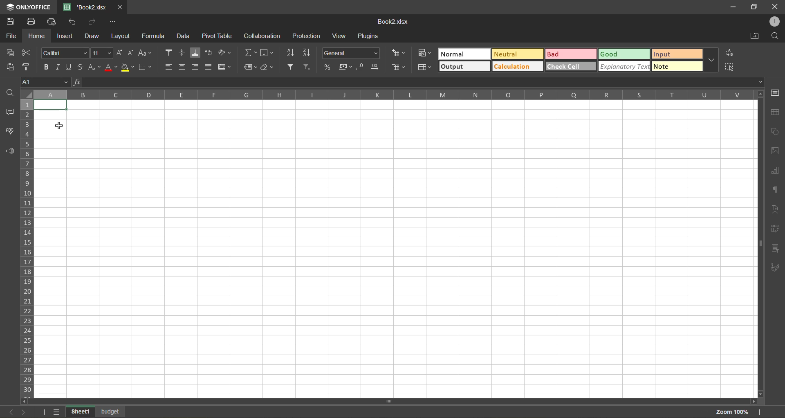 The height and width of the screenshot is (418, 785). I want to click on align right, so click(196, 66).